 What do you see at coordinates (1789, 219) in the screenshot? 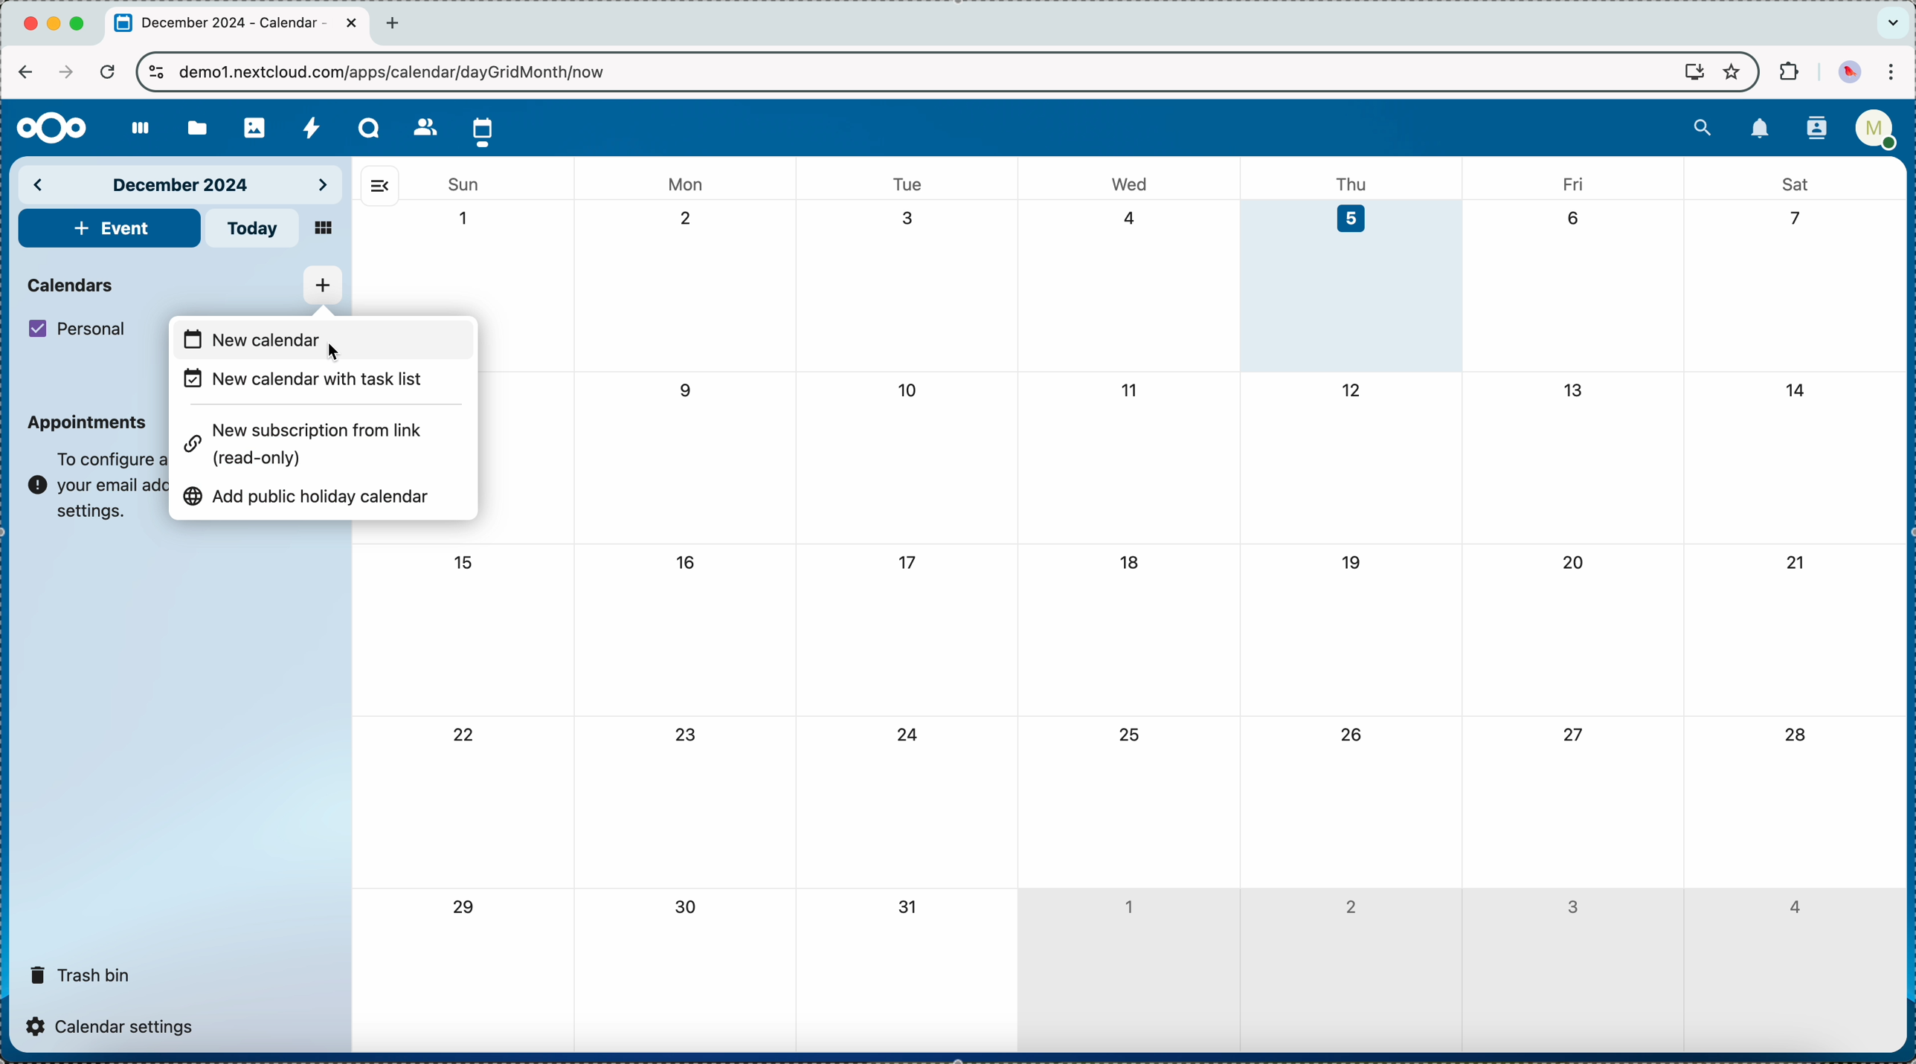
I see `7` at bounding box center [1789, 219].